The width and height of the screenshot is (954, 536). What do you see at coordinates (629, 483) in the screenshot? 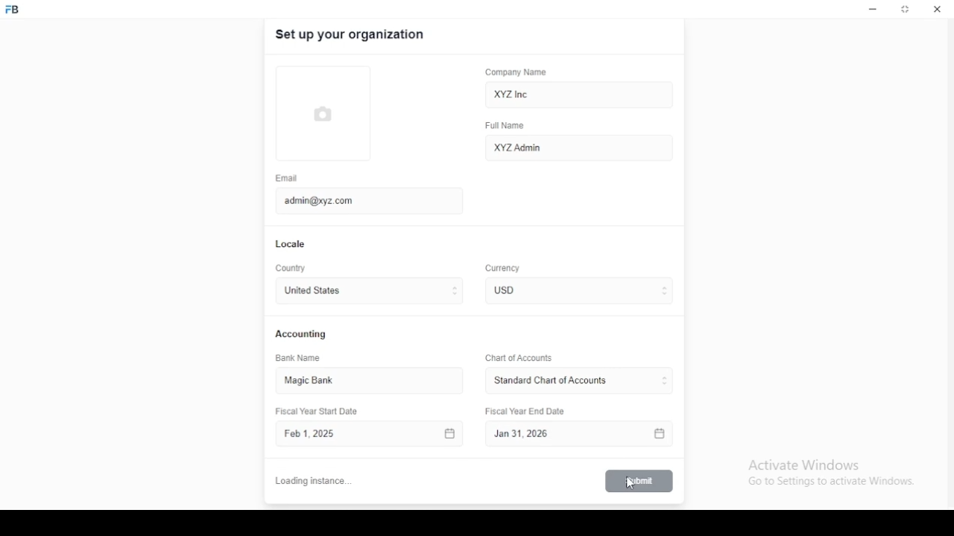
I see `mouse pointer` at bounding box center [629, 483].